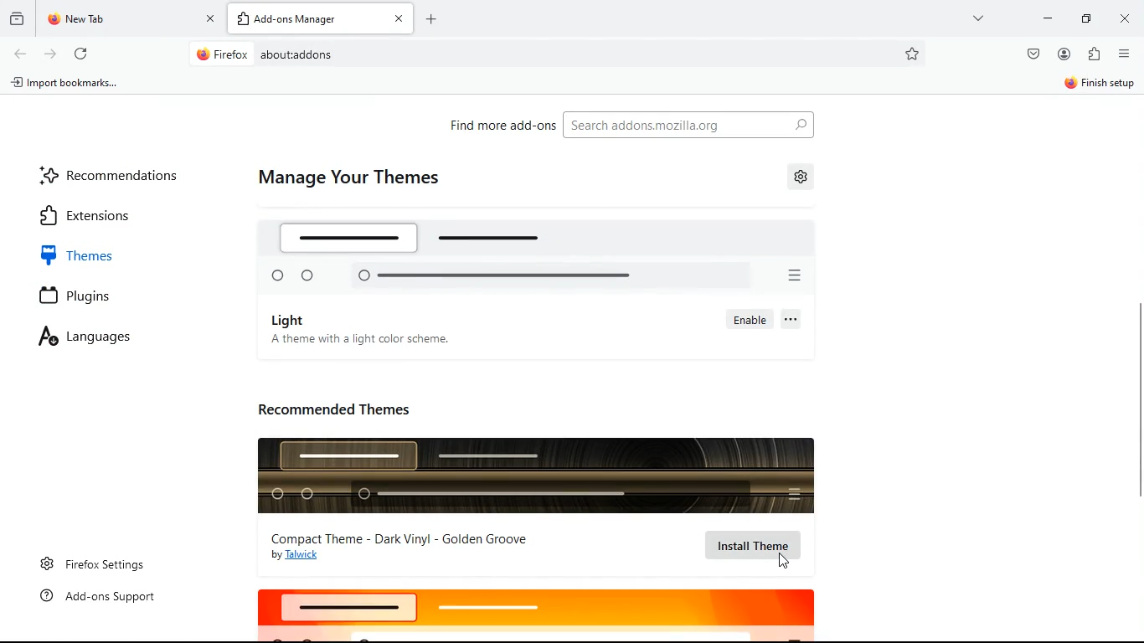  I want to click on add-ons support, so click(103, 597).